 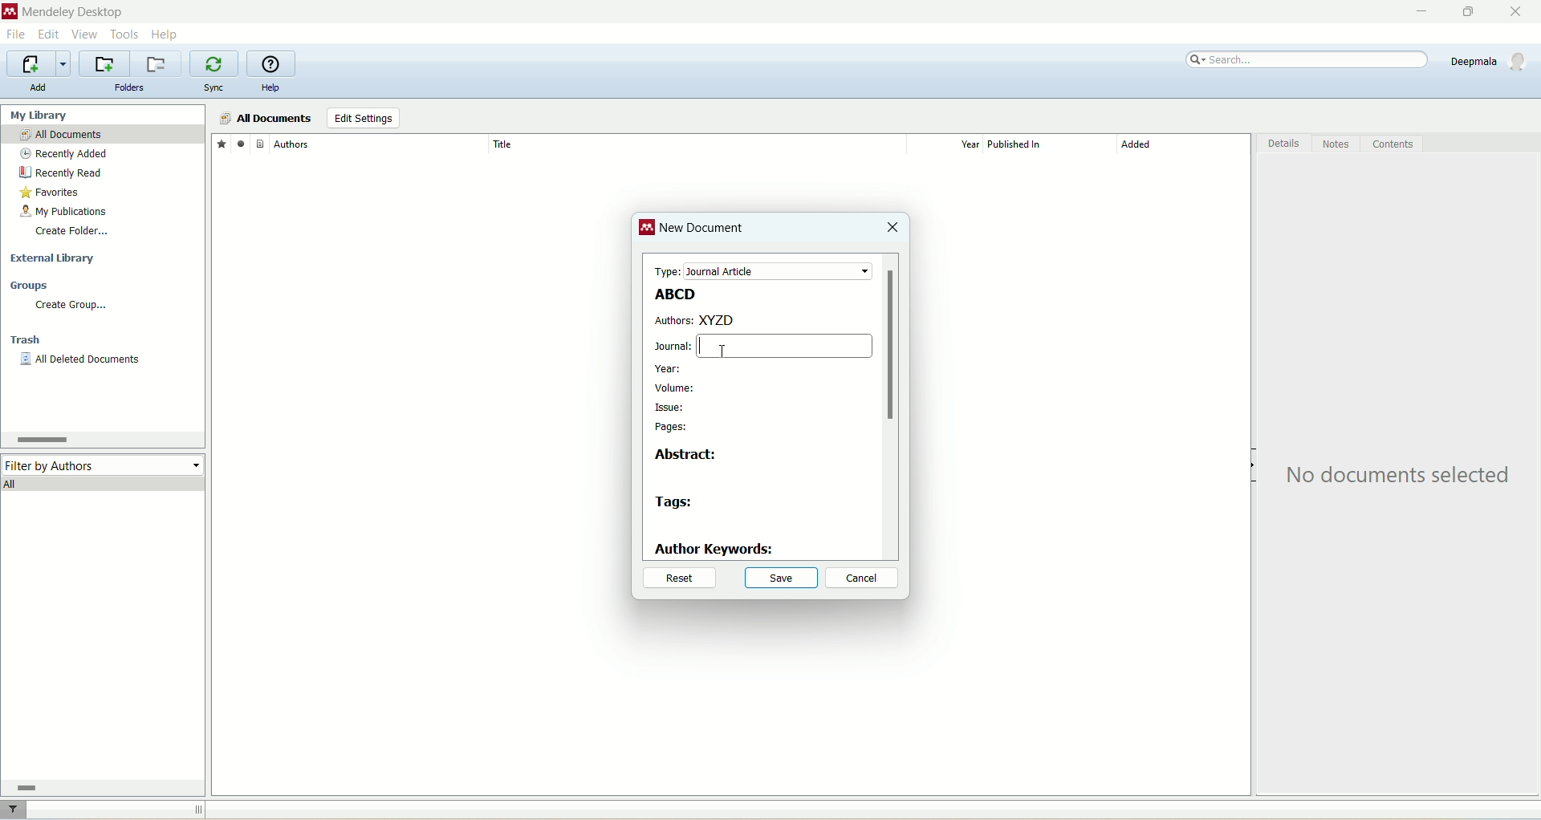 I want to click on mendeley desktop, so click(x=71, y=14).